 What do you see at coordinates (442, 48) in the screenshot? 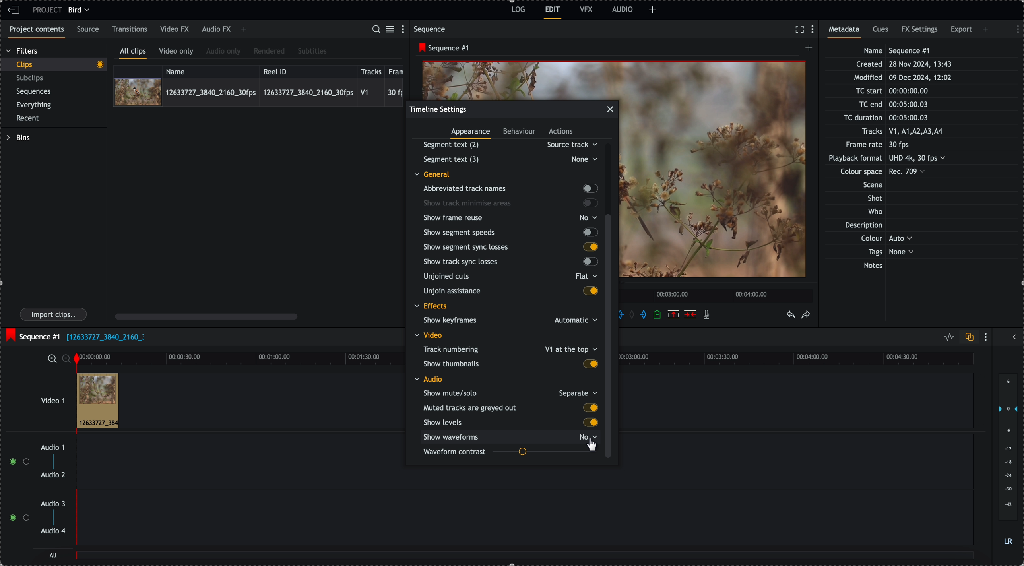
I see `sequence #1` at bounding box center [442, 48].